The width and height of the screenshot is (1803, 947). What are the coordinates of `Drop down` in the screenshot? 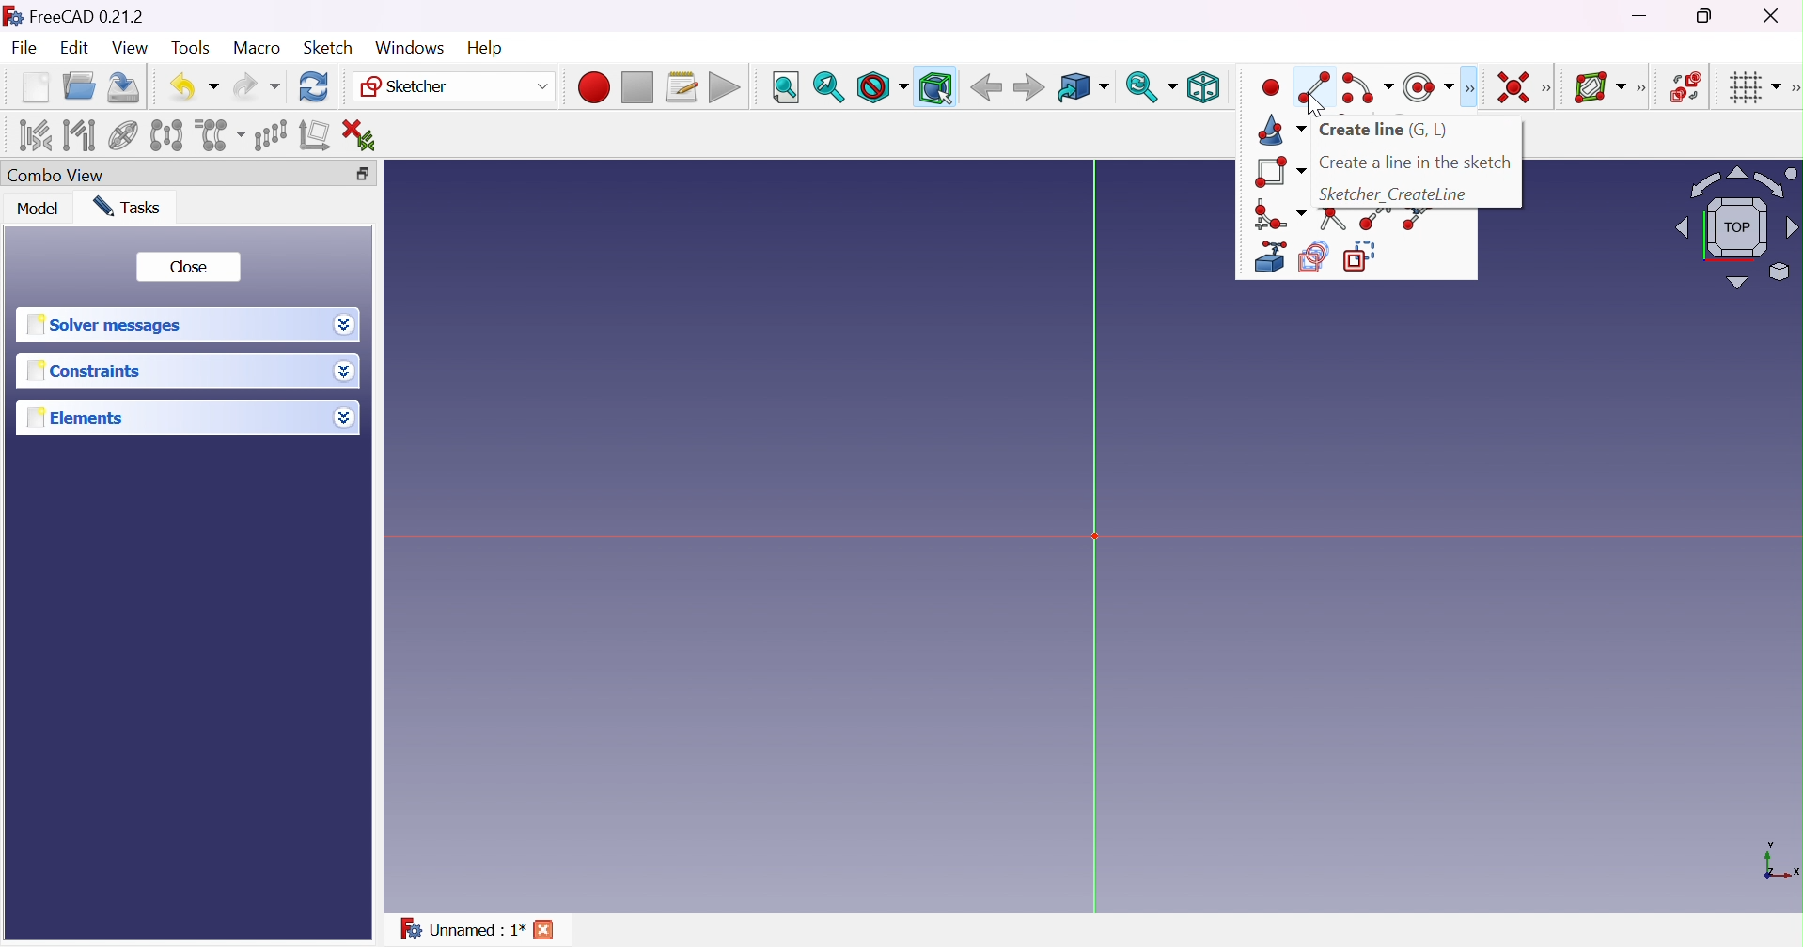 It's located at (345, 325).